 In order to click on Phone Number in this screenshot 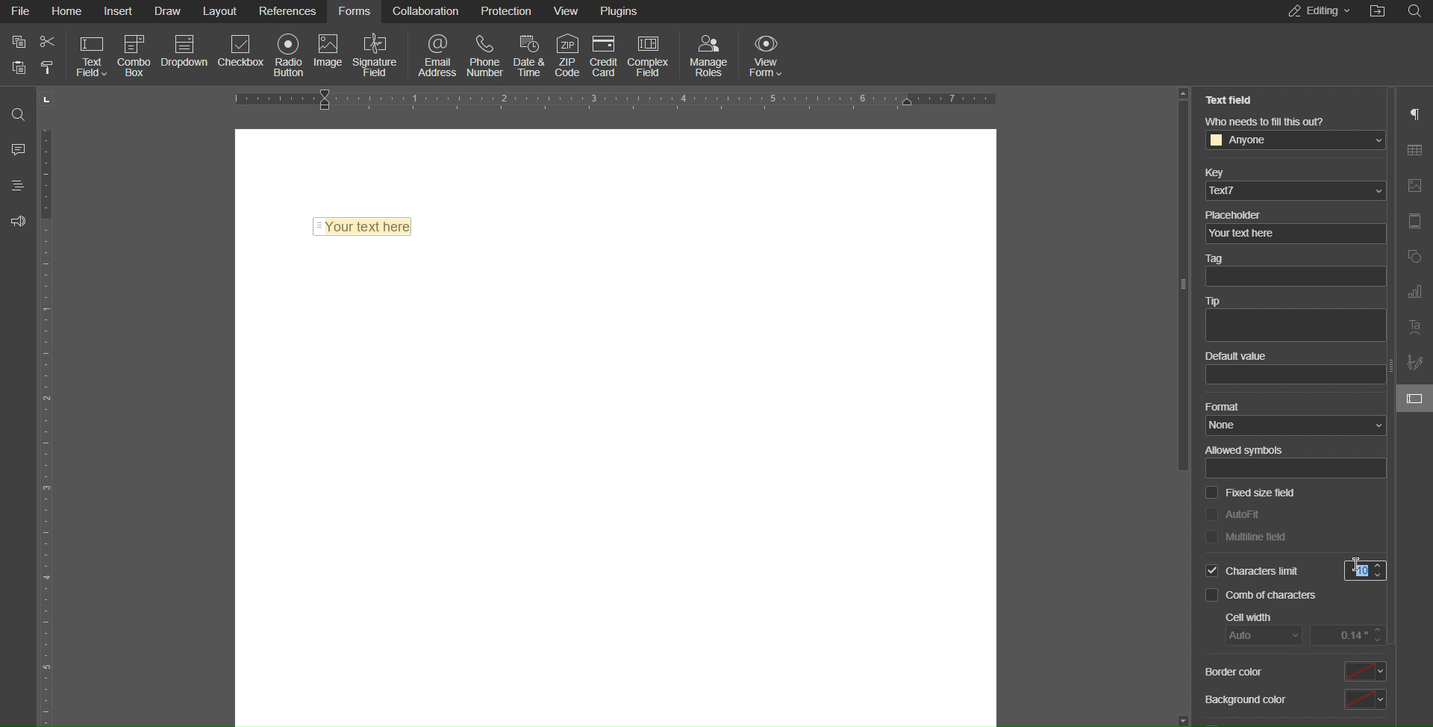, I will do `click(488, 54)`.